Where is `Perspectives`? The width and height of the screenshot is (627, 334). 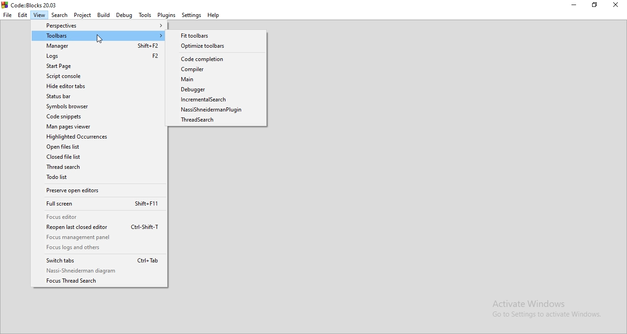
Perspectives is located at coordinates (99, 26).